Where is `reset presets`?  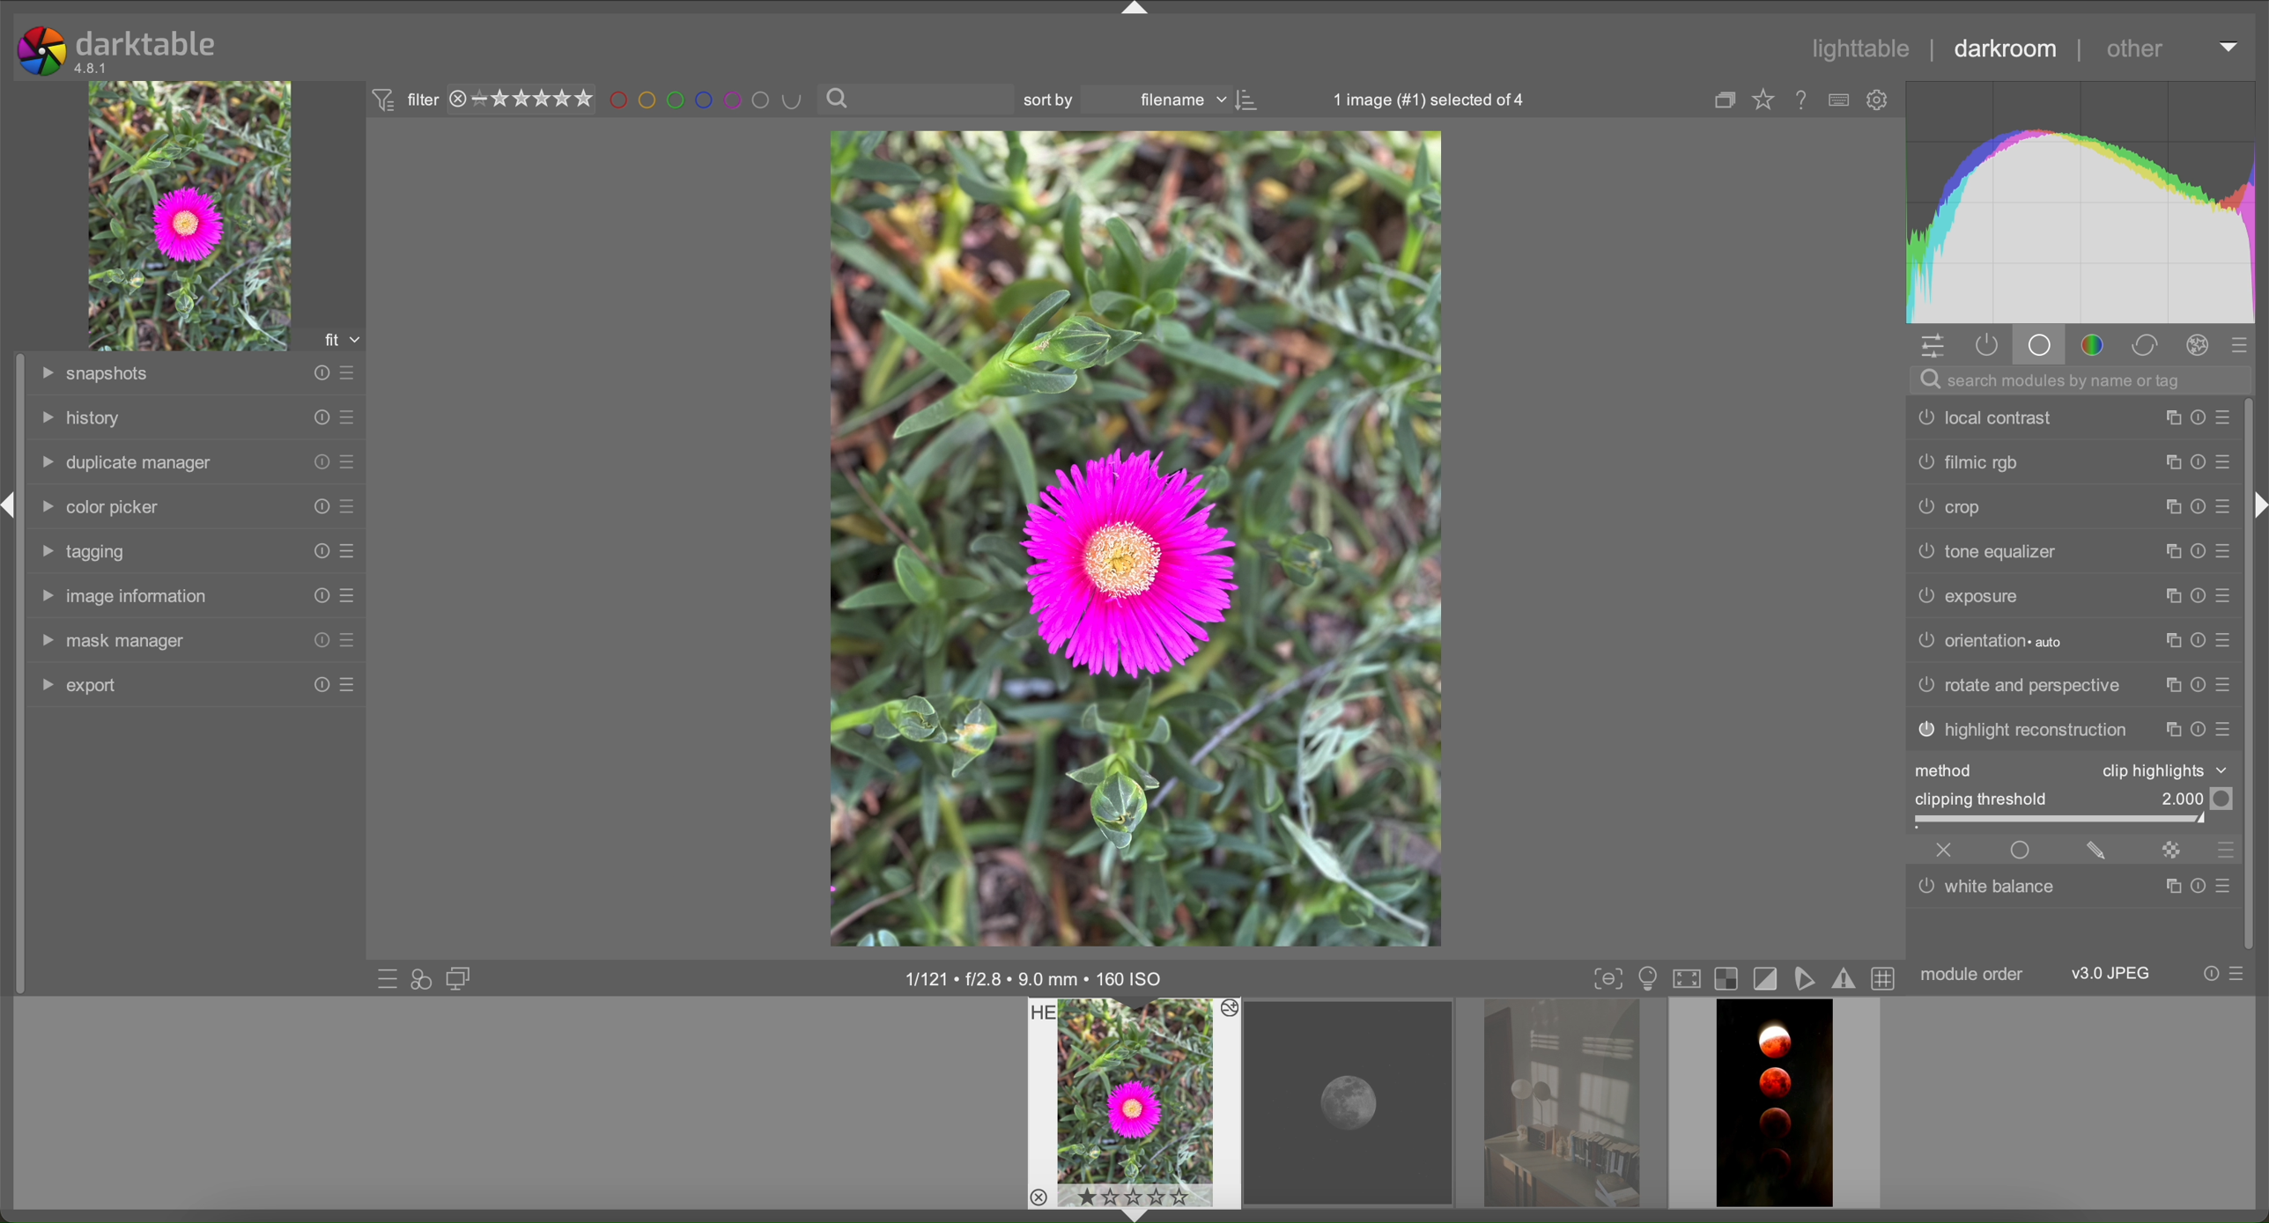 reset presets is located at coordinates (2197, 597).